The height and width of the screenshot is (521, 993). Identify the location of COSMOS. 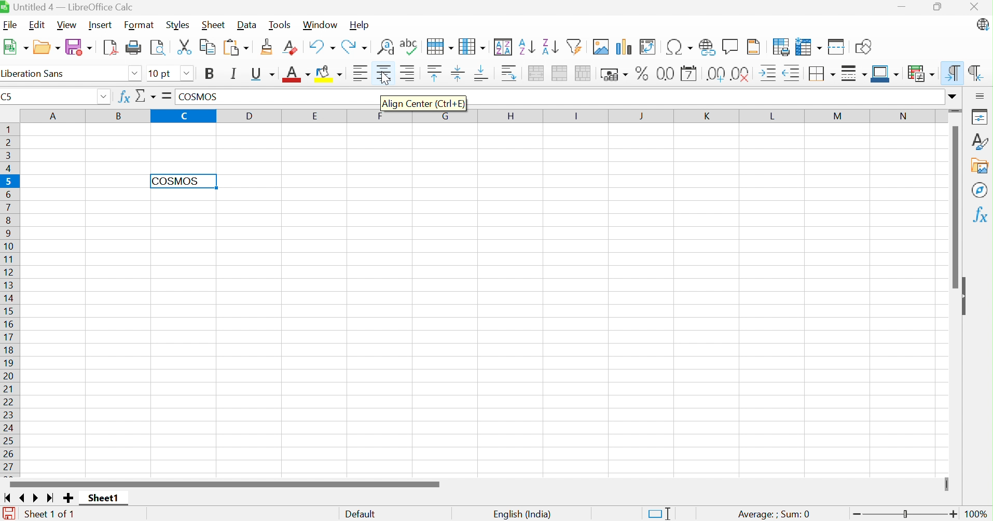
(178, 182).